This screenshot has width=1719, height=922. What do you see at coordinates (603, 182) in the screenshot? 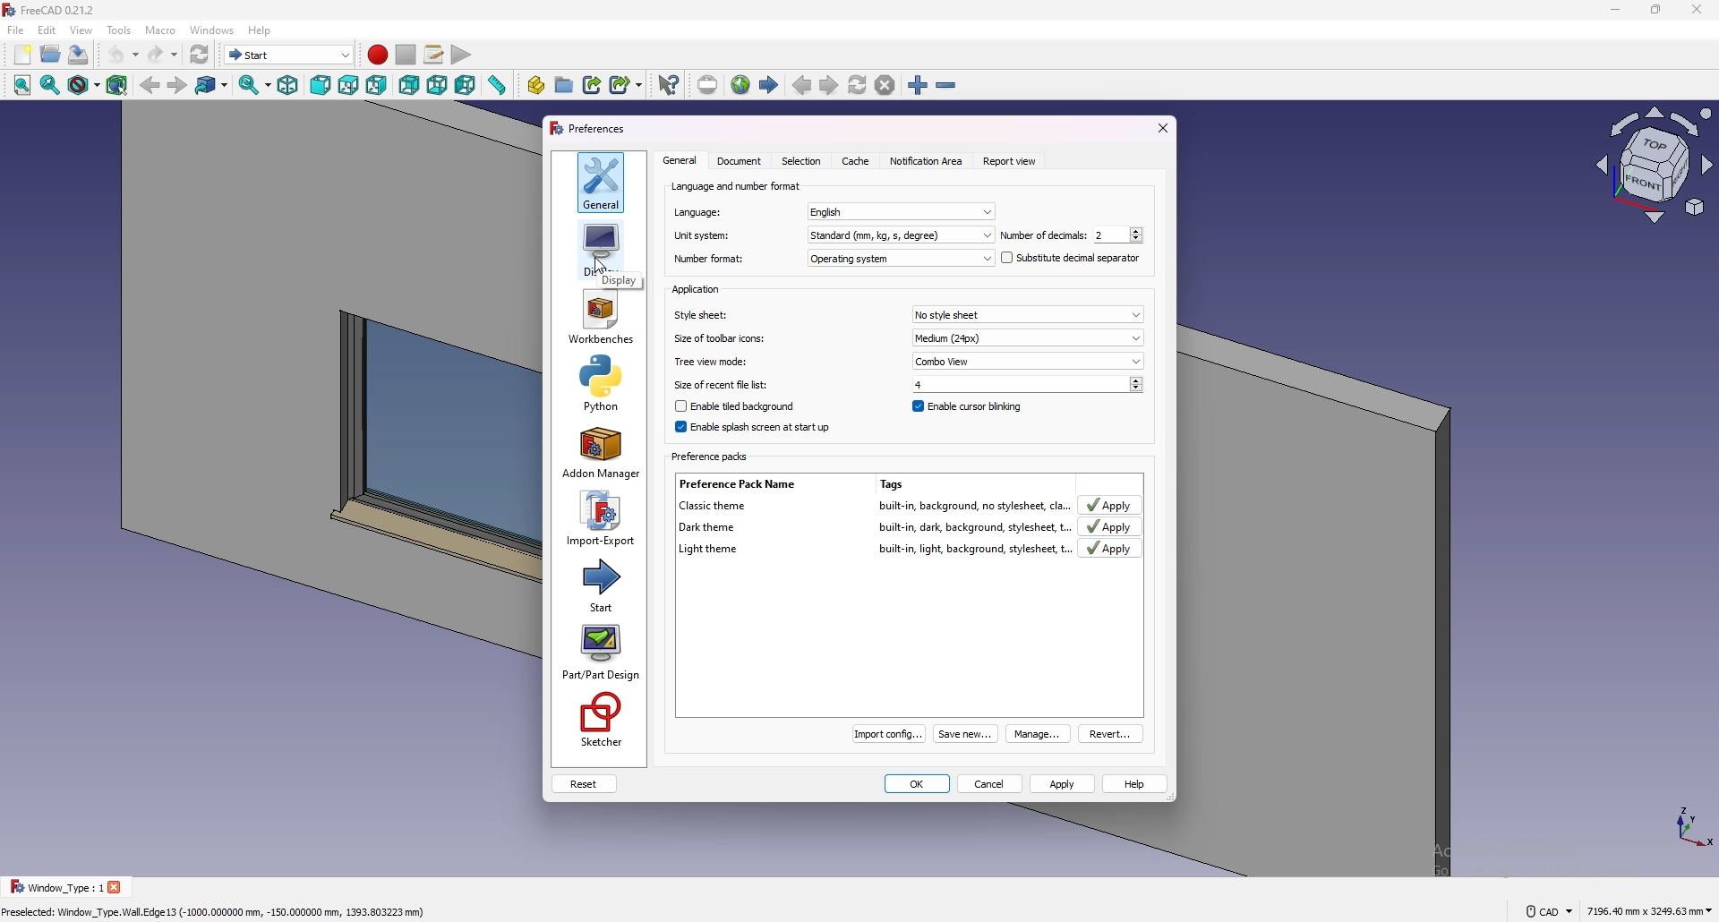
I see `general` at bounding box center [603, 182].